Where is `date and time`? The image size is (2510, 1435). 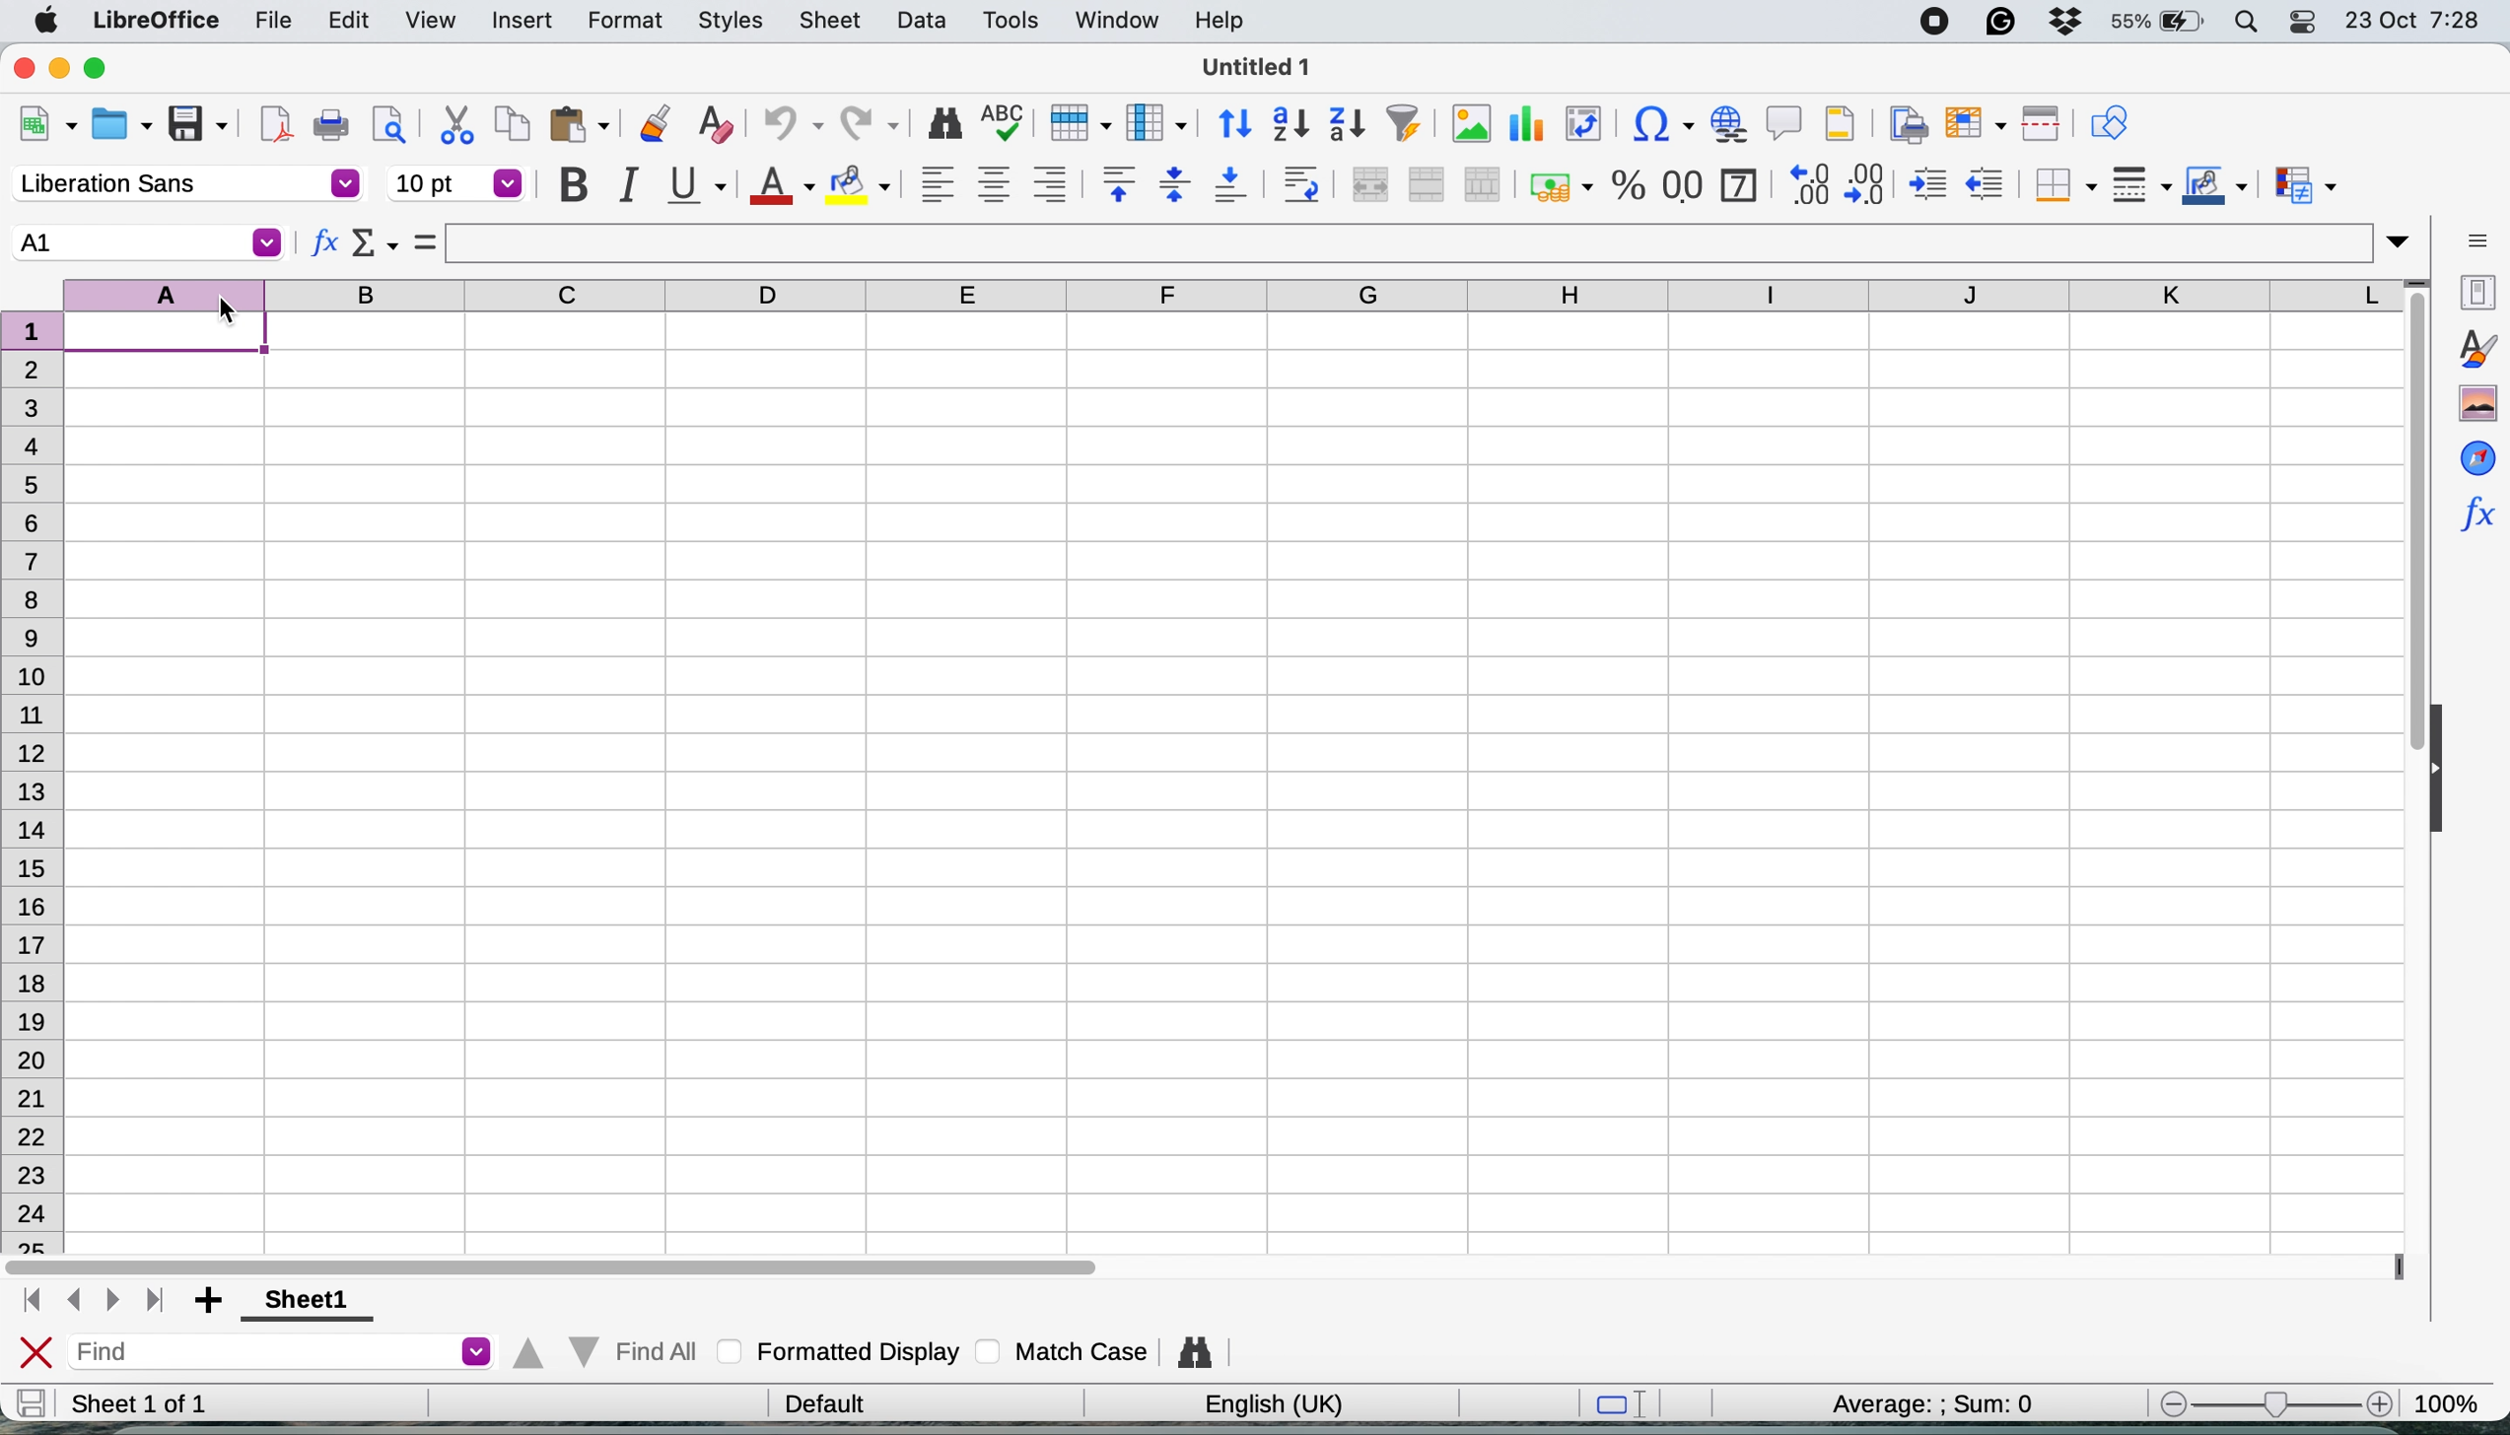
date and time is located at coordinates (2421, 20).